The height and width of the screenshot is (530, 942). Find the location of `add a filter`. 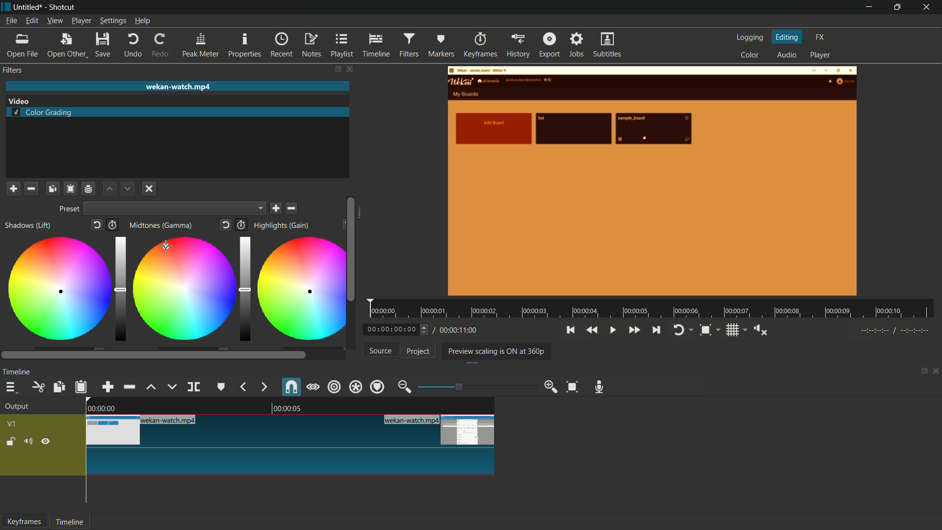

add a filter is located at coordinates (13, 188).